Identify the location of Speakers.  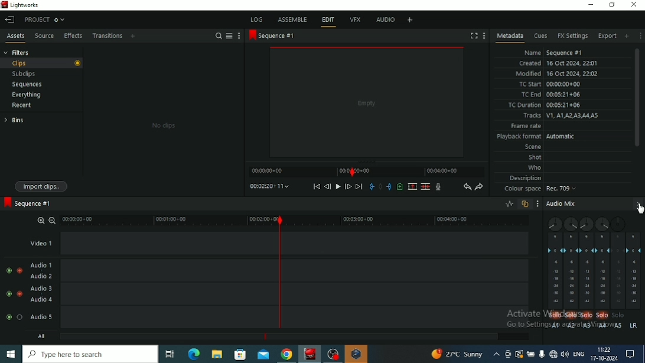
(565, 354).